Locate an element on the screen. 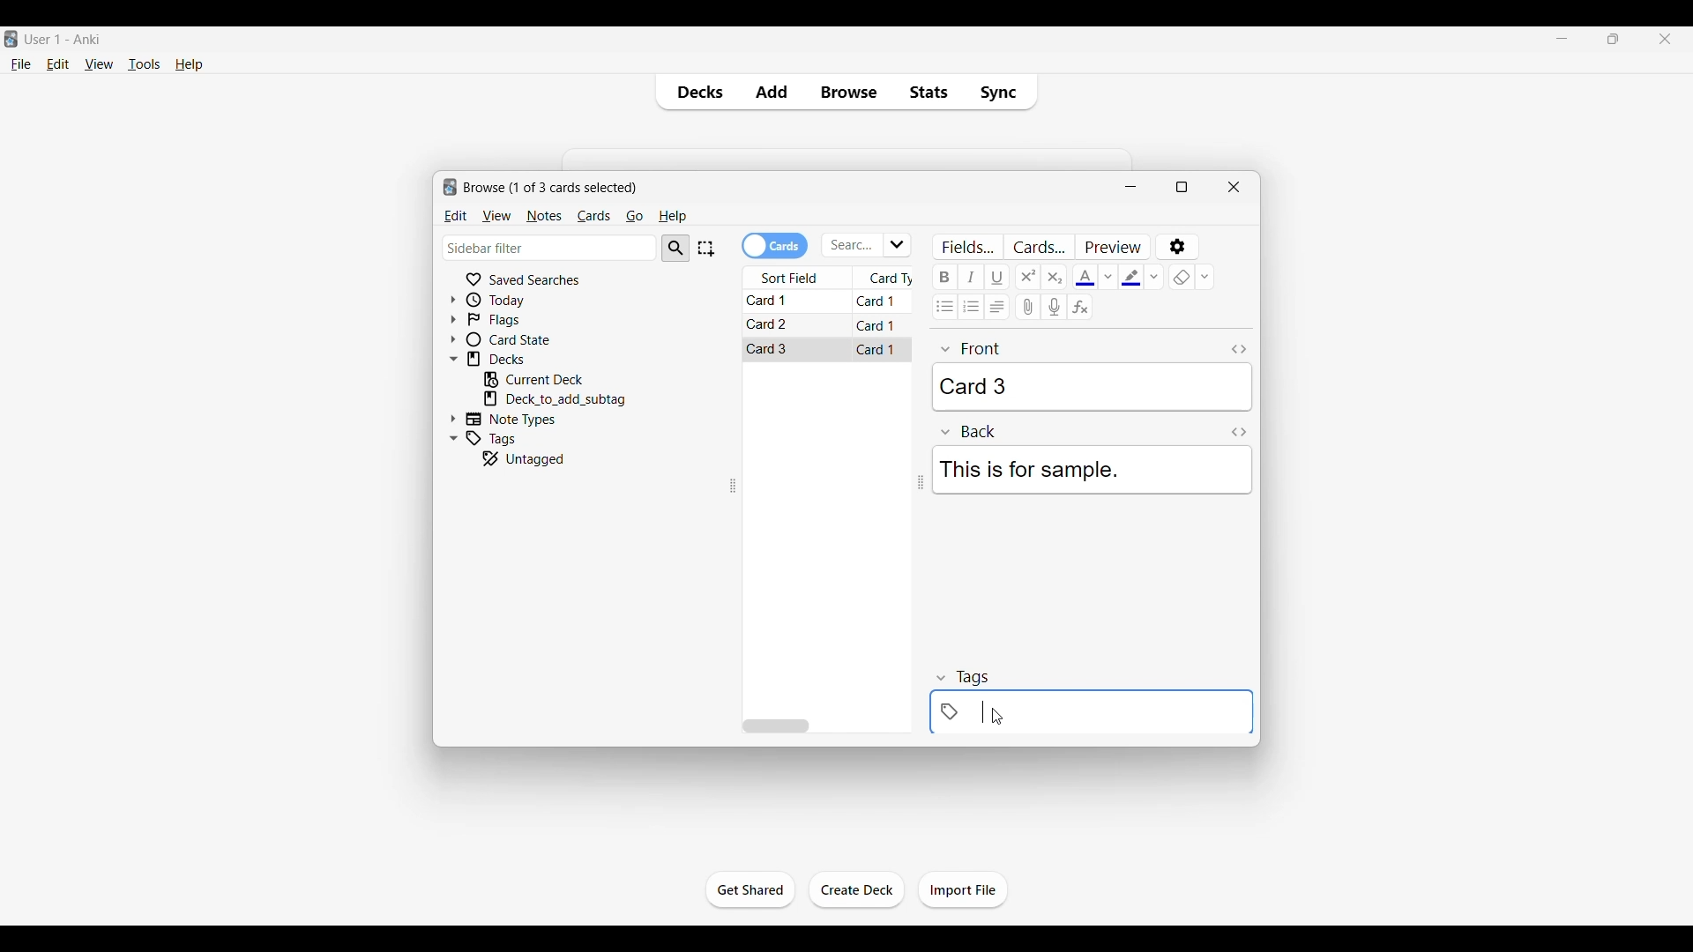 The image size is (1693, 952). Cards menu is located at coordinates (593, 217).